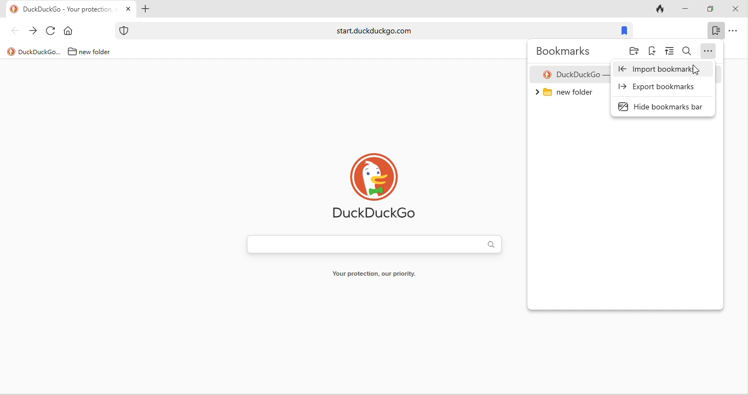 The height and width of the screenshot is (395, 748). What do you see at coordinates (661, 10) in the screenshot?
I see `track tab` at bounding box center [661, 10].